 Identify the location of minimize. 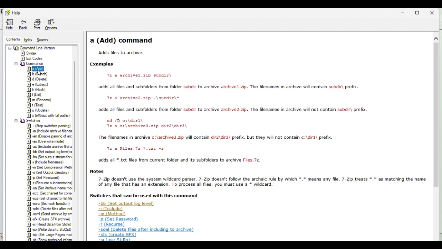
(404, 13).